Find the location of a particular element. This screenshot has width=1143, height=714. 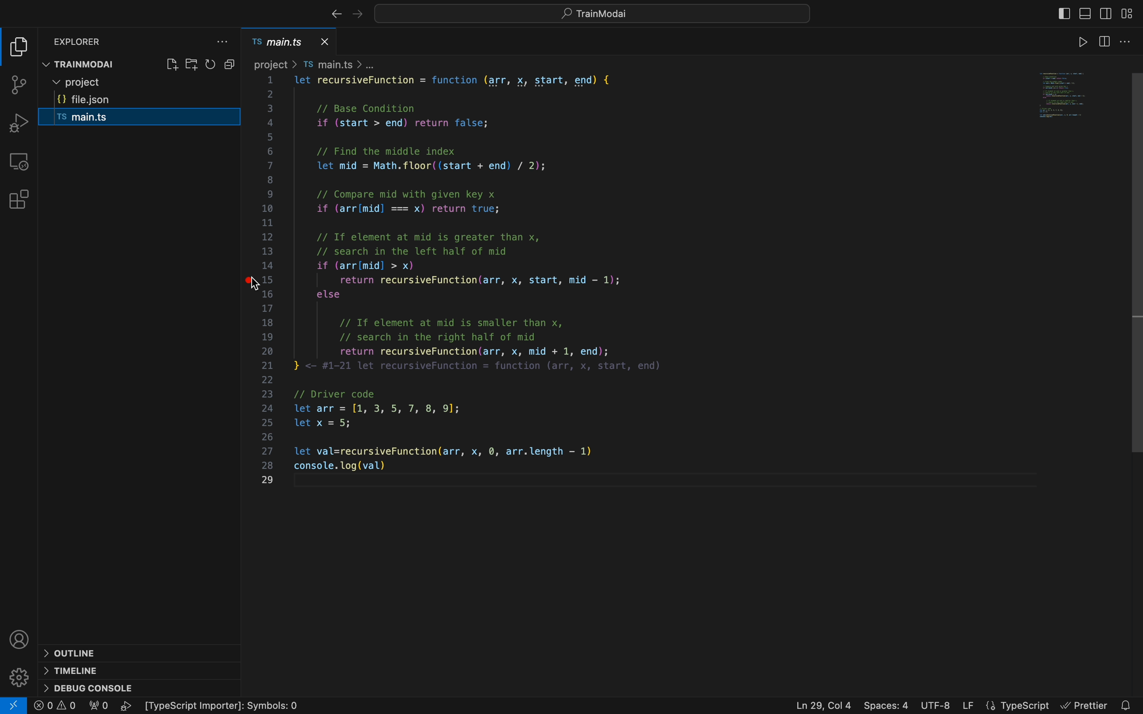

maints is located at coordinates (129, 120).